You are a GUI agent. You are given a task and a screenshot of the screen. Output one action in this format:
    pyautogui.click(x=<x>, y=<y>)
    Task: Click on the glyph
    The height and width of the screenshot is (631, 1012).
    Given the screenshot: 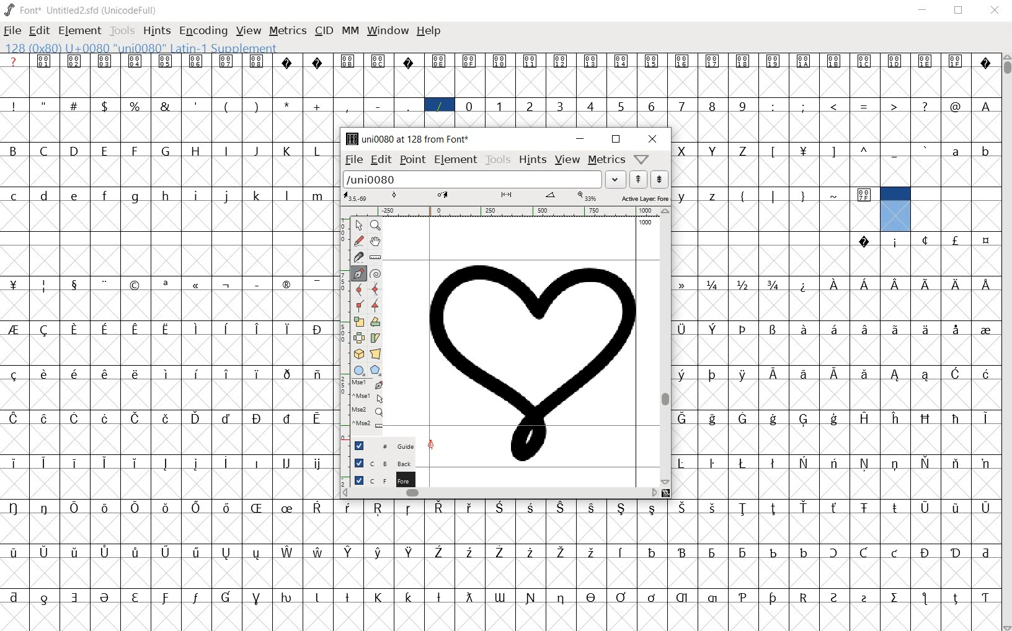 What is the action you would take?
    pyautogui.click(x=316, y=151)
    